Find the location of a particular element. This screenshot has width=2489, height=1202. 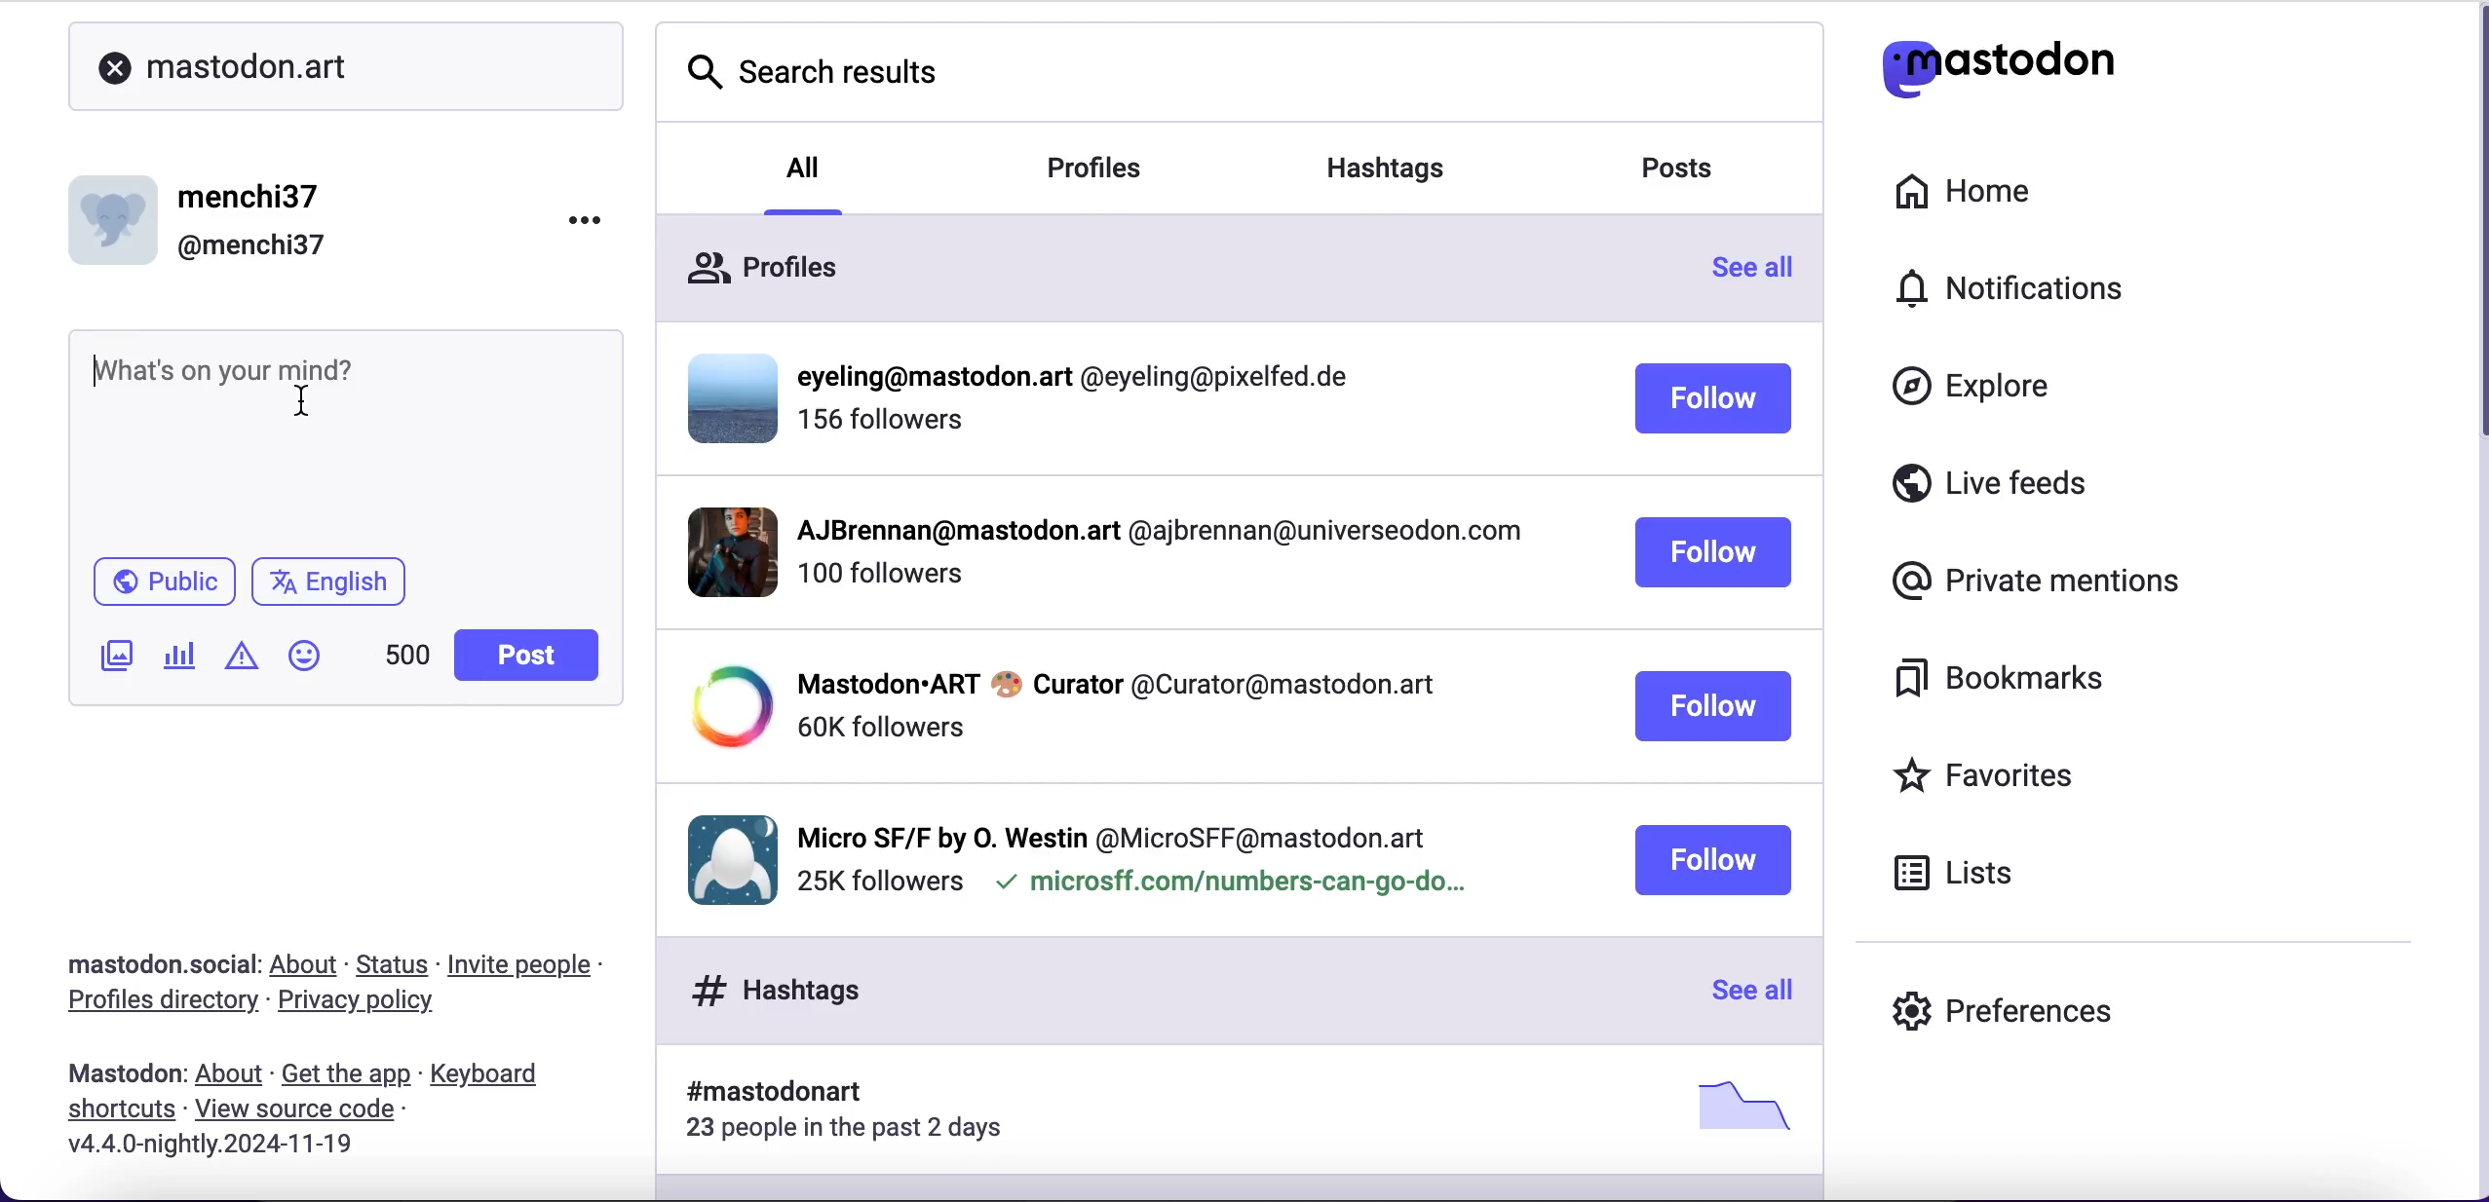

add image is located at coordinates (121, 658).